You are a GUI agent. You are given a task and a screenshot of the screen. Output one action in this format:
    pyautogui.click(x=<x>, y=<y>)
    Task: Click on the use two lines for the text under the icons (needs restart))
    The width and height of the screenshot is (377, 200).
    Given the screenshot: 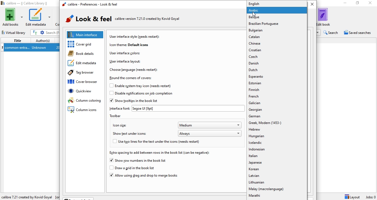 What is the action you would take?
    pyautogui.click(x=161, y=142)
    